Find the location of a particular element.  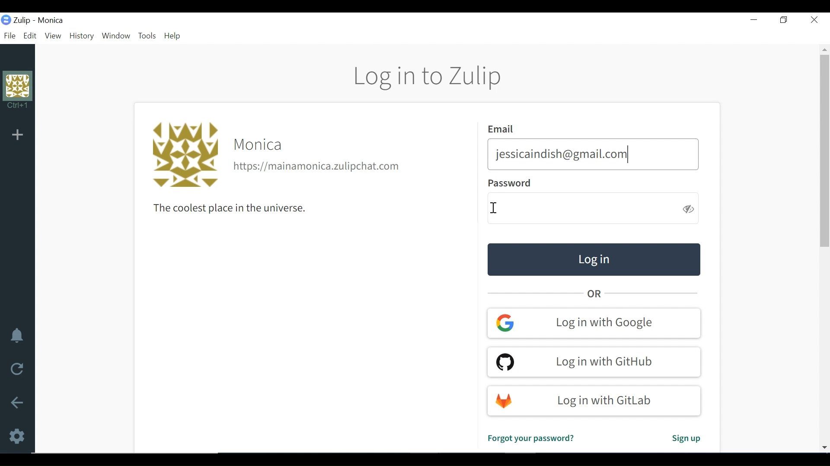

Password is located at coordinates (509, 184).